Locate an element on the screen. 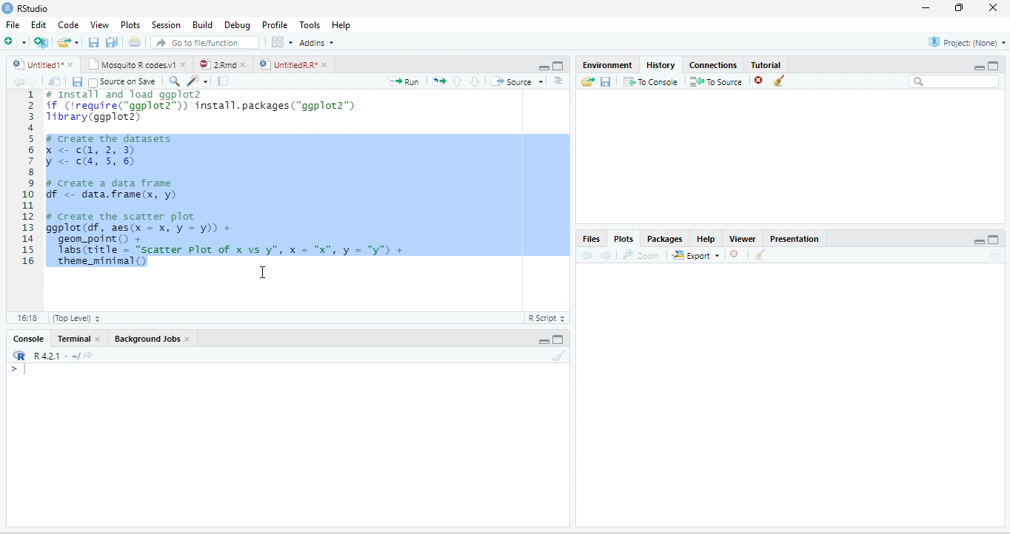 This screenshot has height=534, width=1010. Go to file/function is located at coordinates (205, 41).